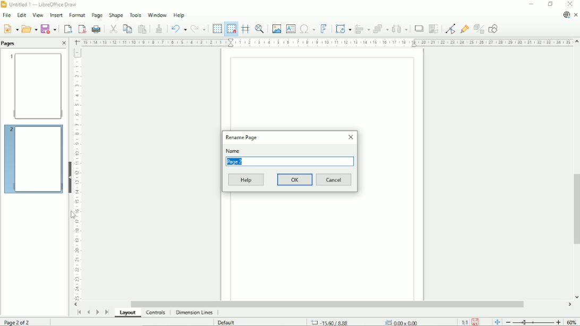 The width and height of the screenshot is (580, 326). I want to click on Display grid, so click(217, 28).